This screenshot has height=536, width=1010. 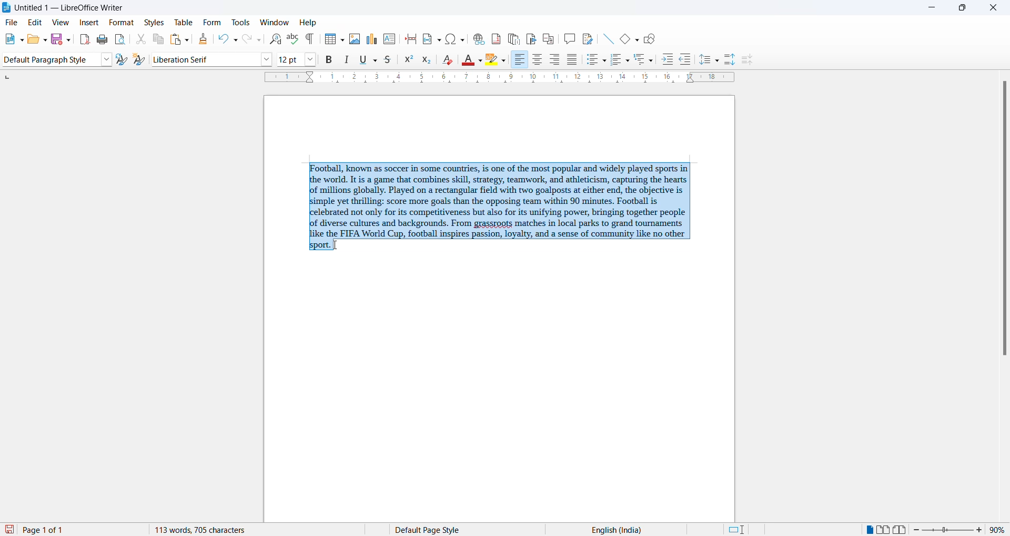 I want to click on insert bookmark, so click(x=532, y=39).